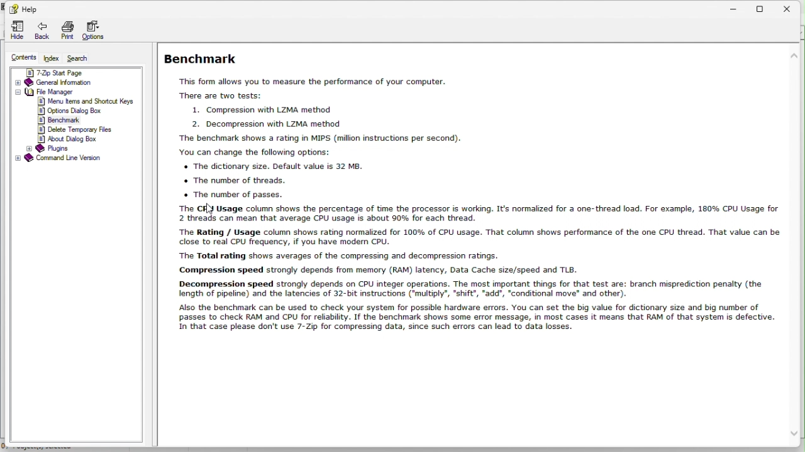 The image size is (805, 452). What do you see at coordinates (42, 29) in the screenshot?
I see `Back` at bounding box center [42, 29].